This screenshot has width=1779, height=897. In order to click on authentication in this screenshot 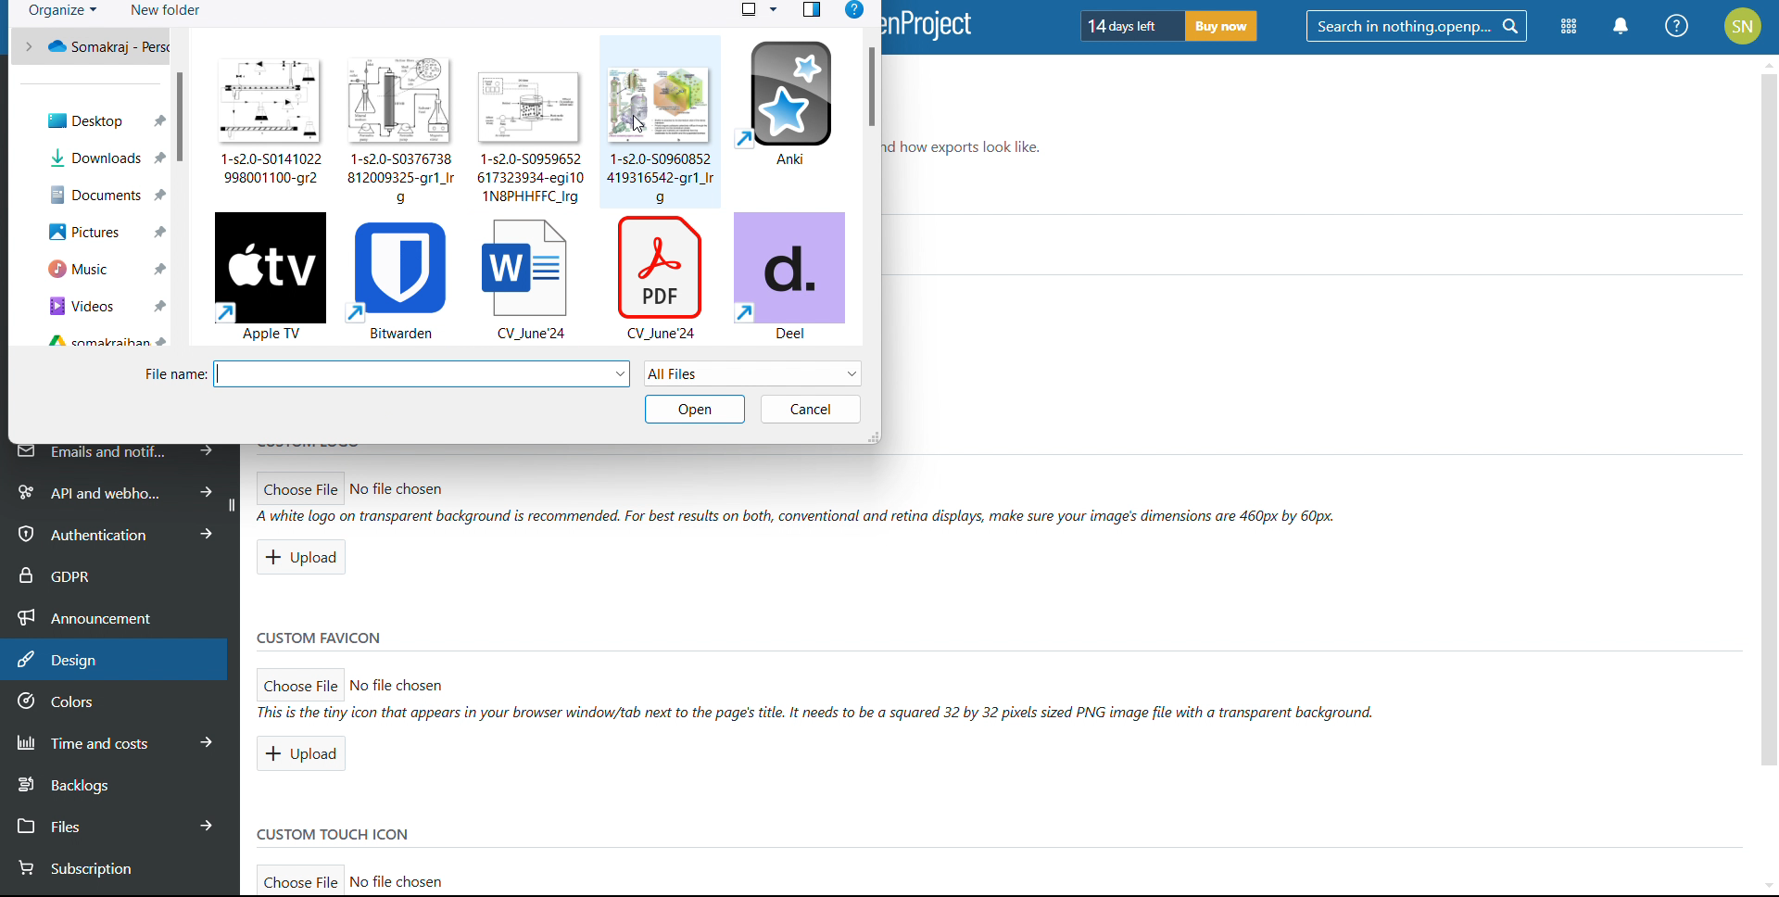, I will do `click(109, 534)`.